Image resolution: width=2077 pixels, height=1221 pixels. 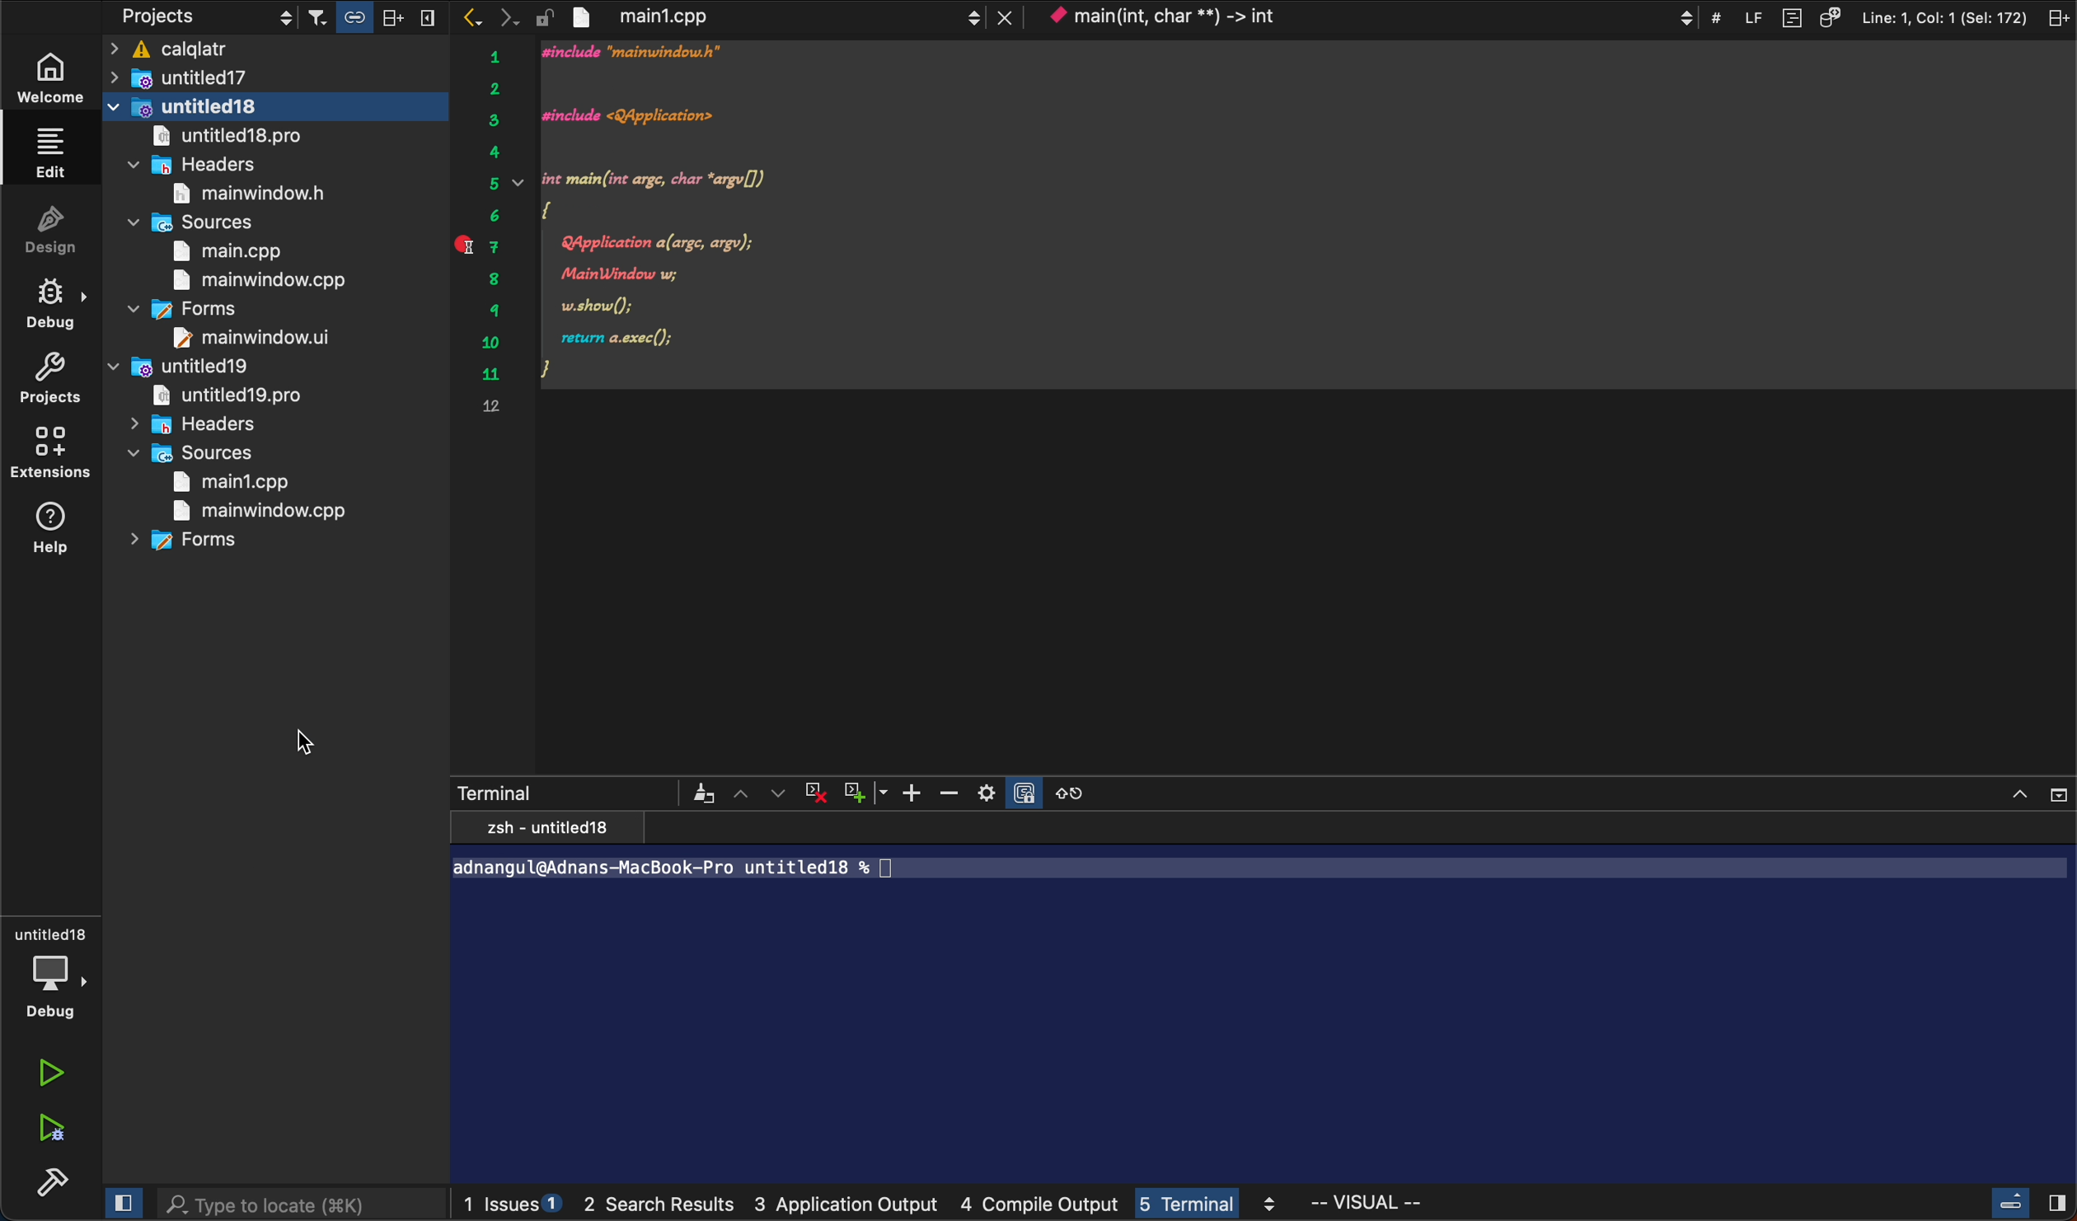 I want to click on main1,cpp, so click(x=237, y=483).